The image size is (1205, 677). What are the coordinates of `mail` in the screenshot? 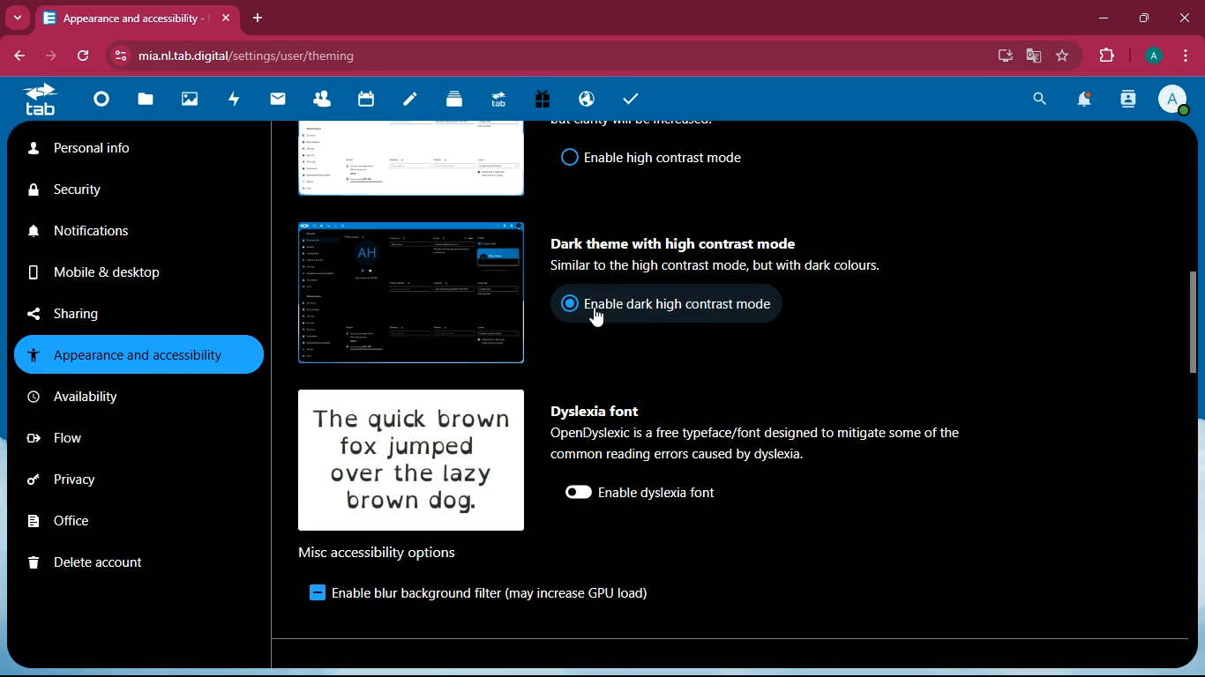 It's located at (282, 101).